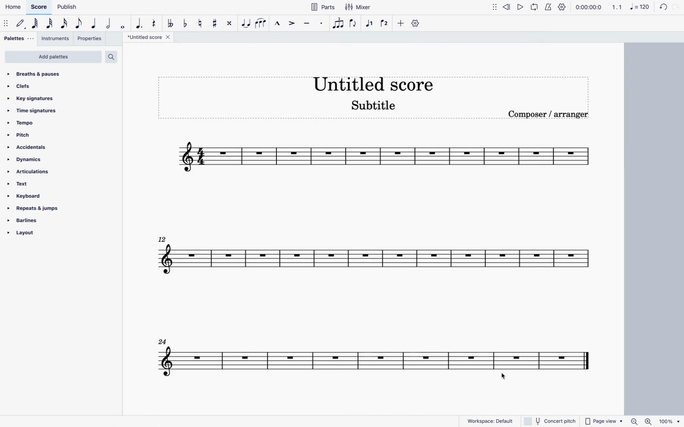 The width and height of the screenshot is (684, 427). Describe the element at coordinates (21, 25) in the screenshot. I see `default` at that location.